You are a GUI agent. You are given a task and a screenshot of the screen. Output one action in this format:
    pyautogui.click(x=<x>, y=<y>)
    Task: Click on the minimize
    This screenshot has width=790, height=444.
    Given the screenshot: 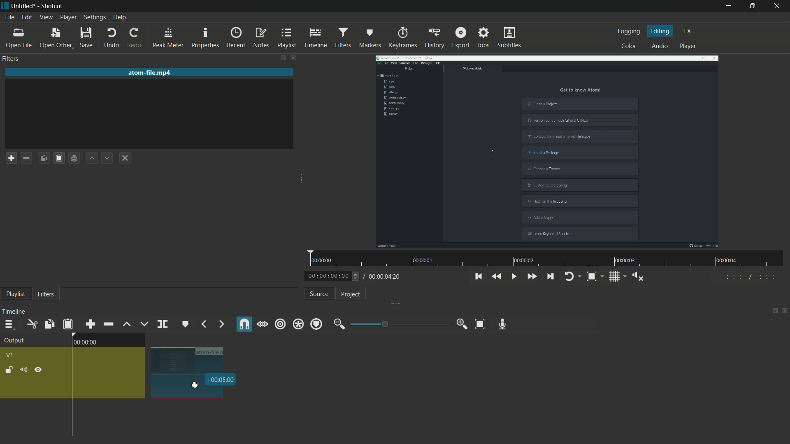 What is the action you would take?
    pyautogui.click(x=339, y=324)
    